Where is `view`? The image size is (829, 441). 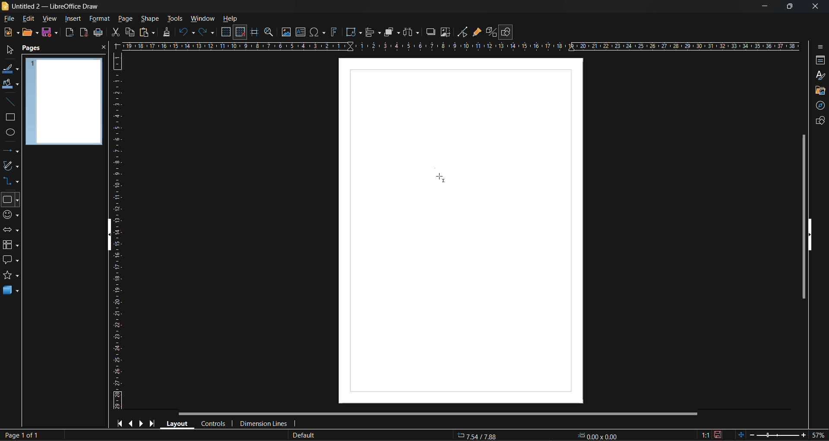 view is located at coordinates (48, 18).